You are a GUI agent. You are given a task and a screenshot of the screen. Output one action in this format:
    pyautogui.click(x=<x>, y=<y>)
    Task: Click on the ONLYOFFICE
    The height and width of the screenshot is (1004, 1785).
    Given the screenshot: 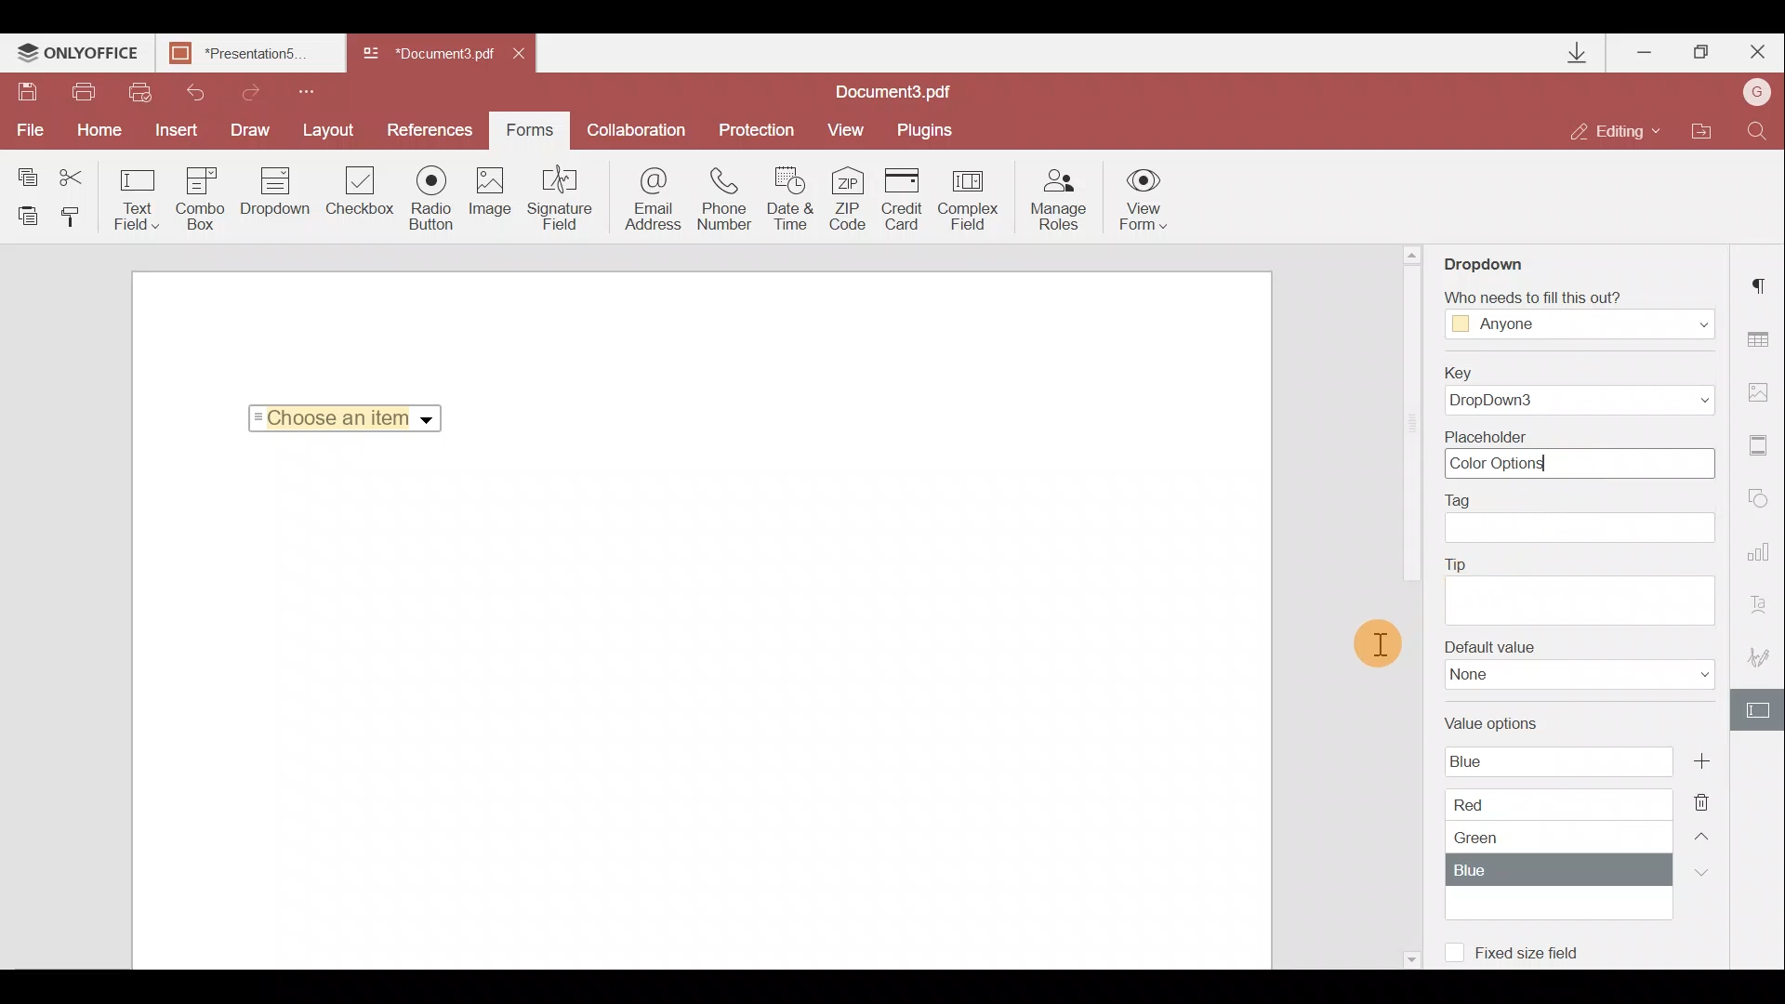 What is the action you would take?
    pyautogui.click(x=79, y=56)
    